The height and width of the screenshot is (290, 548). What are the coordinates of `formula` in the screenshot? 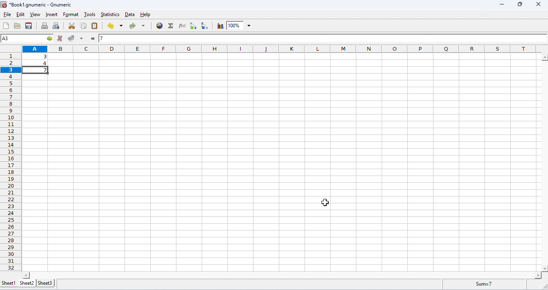 It's located at (481, 284).